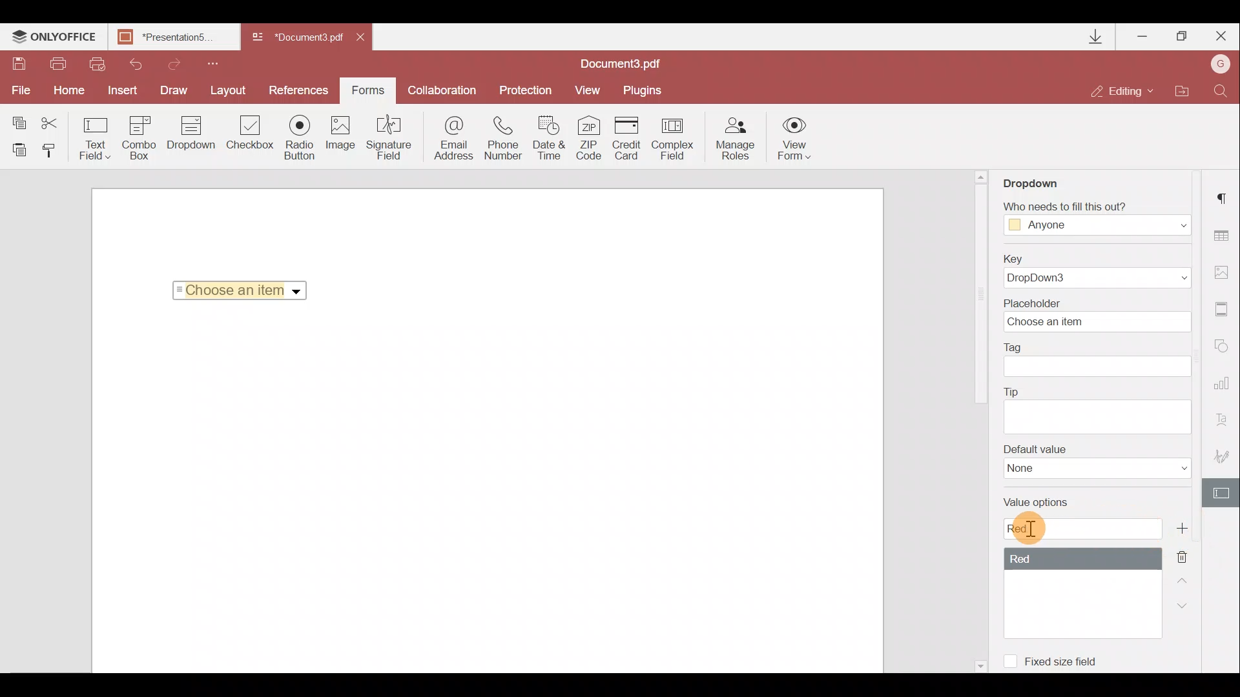  What do you see at coordinates (1078, 568) in the screenshot?
I see `Value options` at bounding box center [1078, 568].